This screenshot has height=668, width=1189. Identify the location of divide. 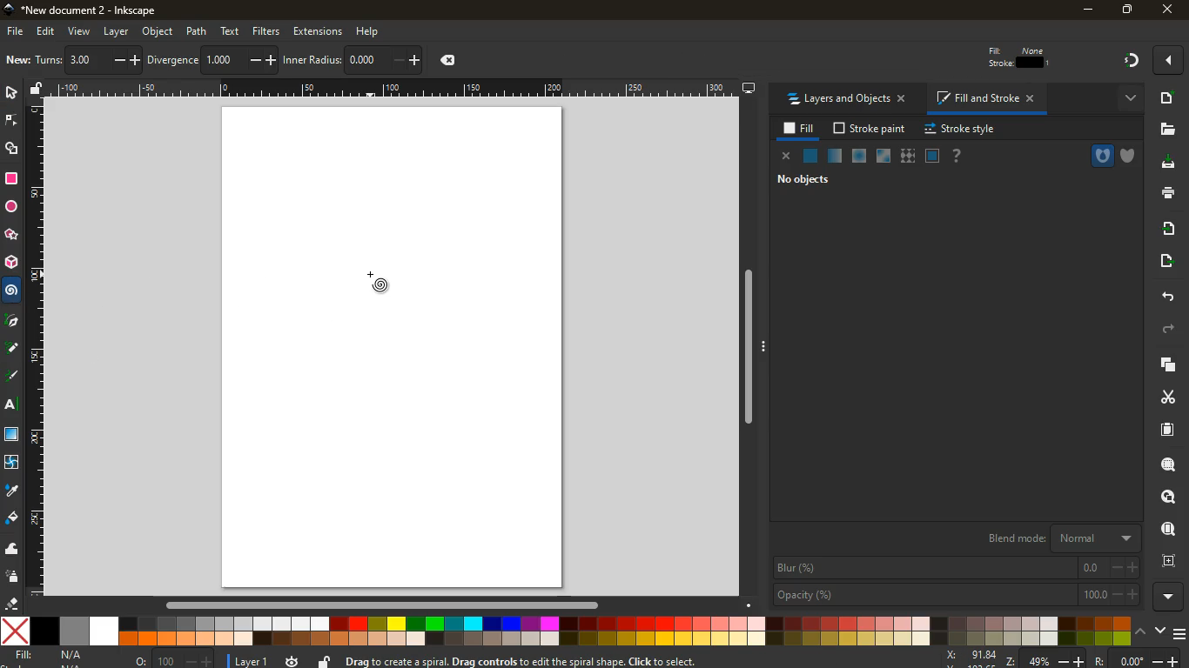
(246, 61).